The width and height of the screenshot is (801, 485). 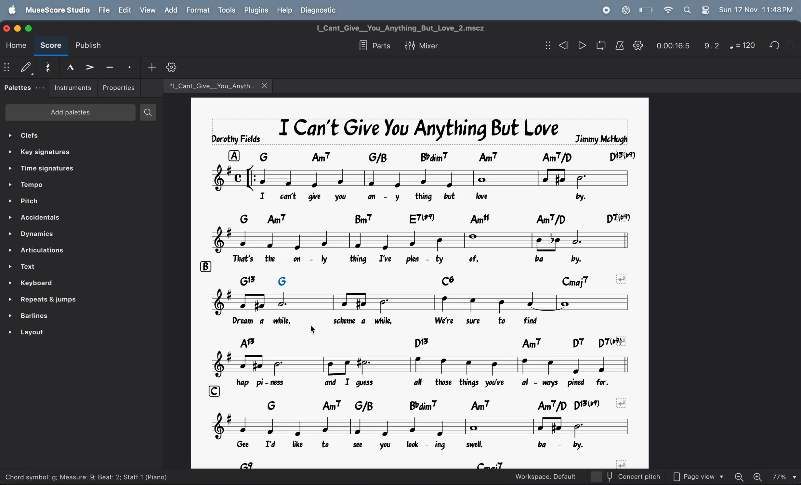 What do you see at coordinates (764, 477) in the screenshot?
I see `zoom in zoom out` at bounding box center [764, 477].